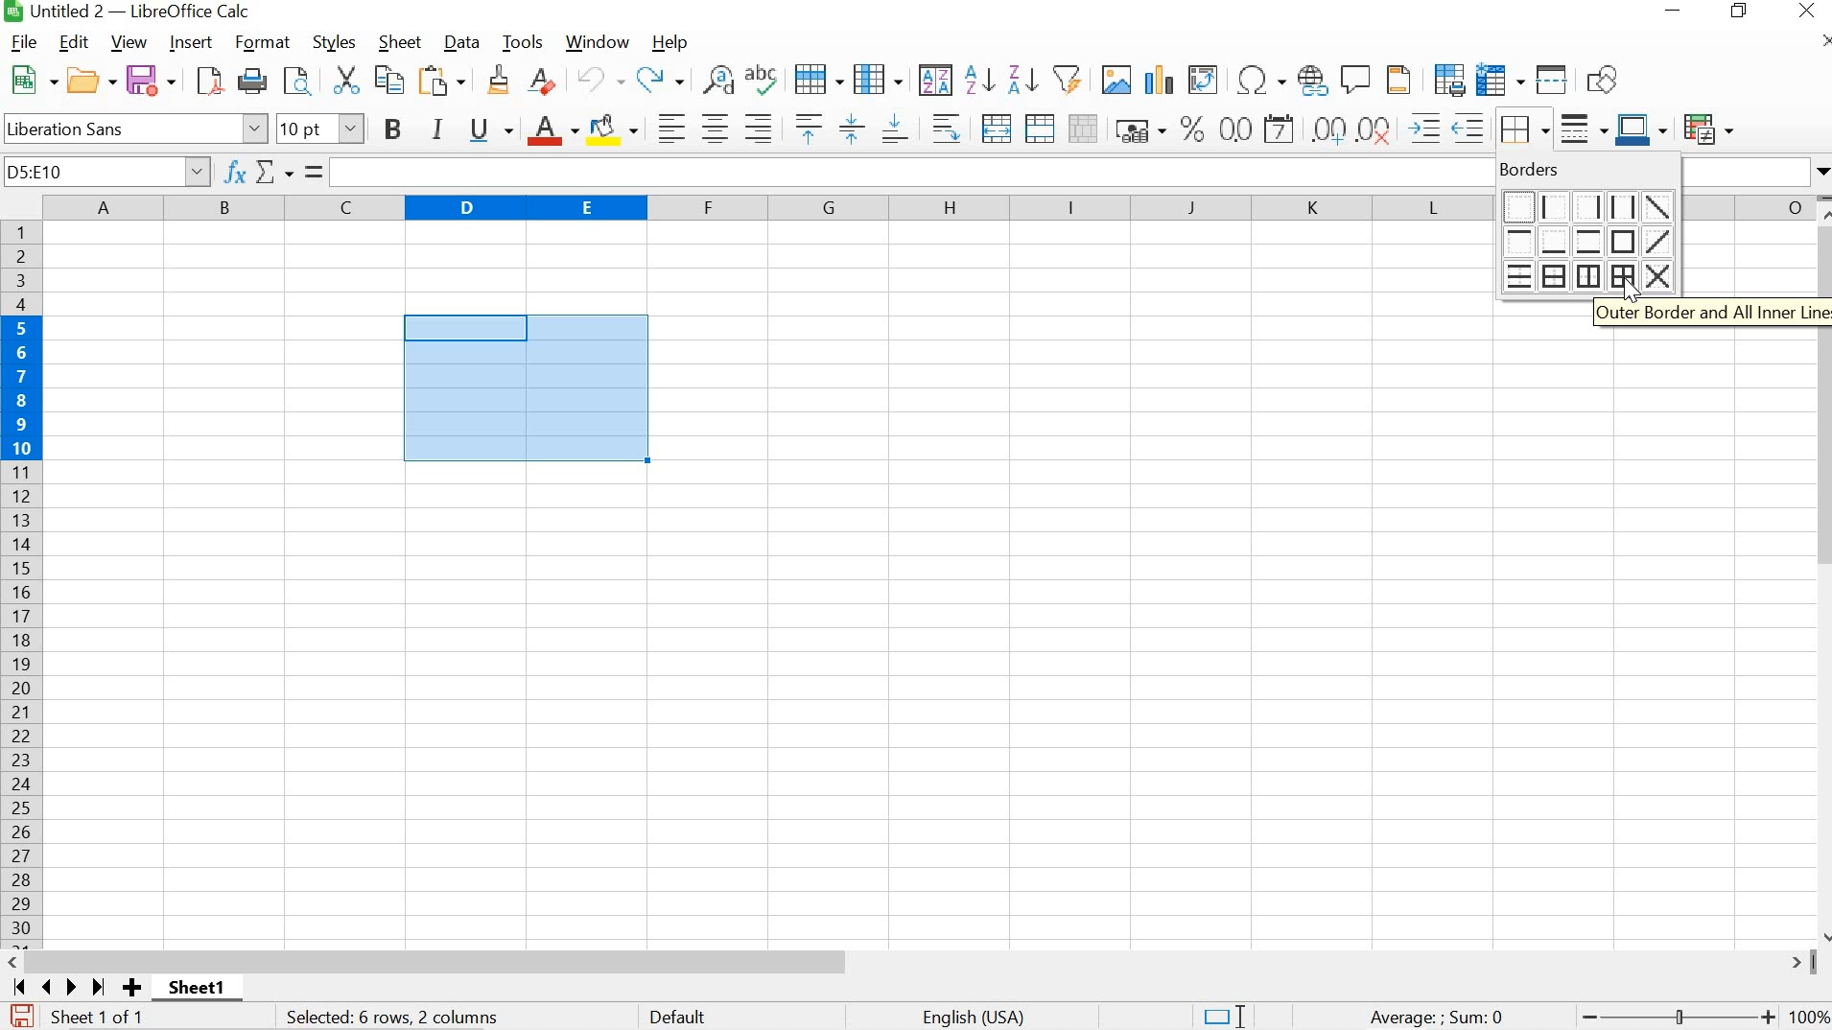 The image size is (1832, 1030). I want to click on zoom factor, so click(1809, 1018).